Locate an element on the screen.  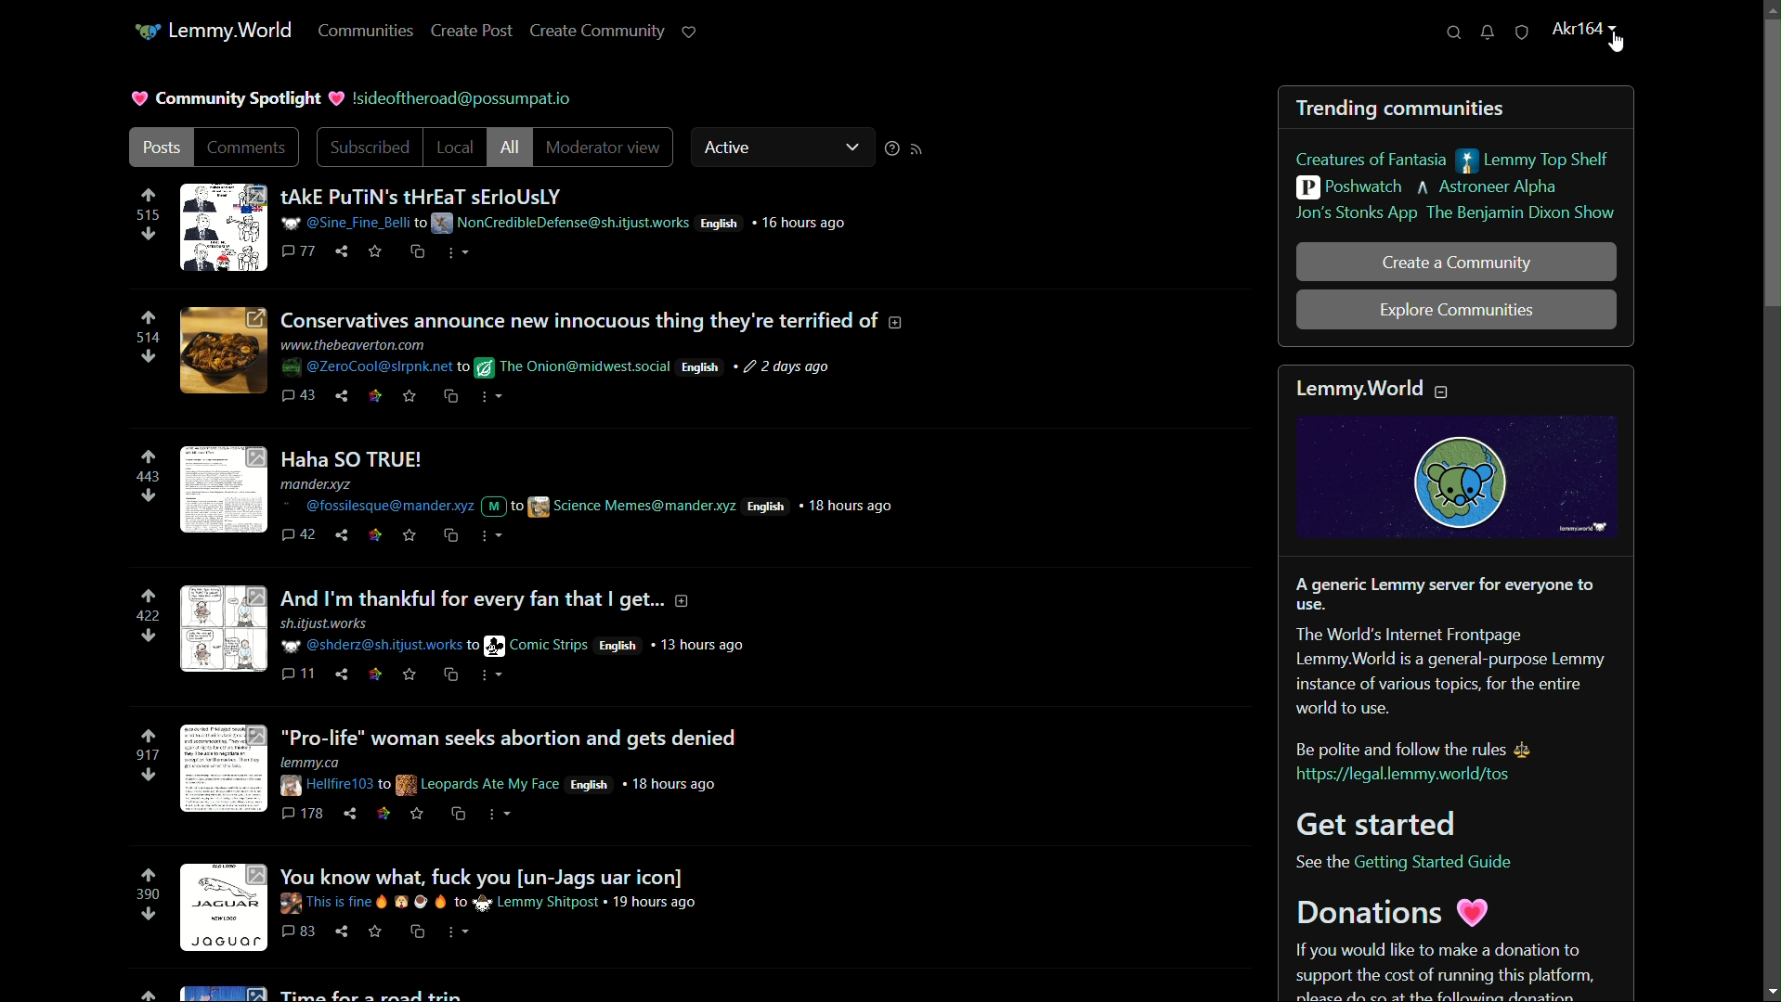
post-1 is located at coordinates (511, 227).